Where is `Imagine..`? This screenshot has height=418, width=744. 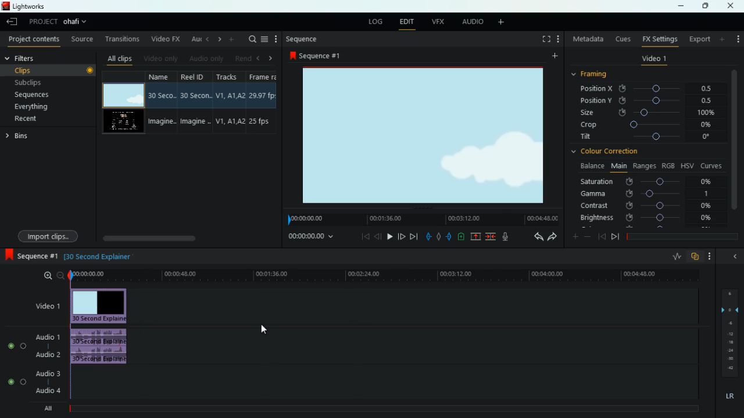
Imagine.. is located at coordinates (163, 122).